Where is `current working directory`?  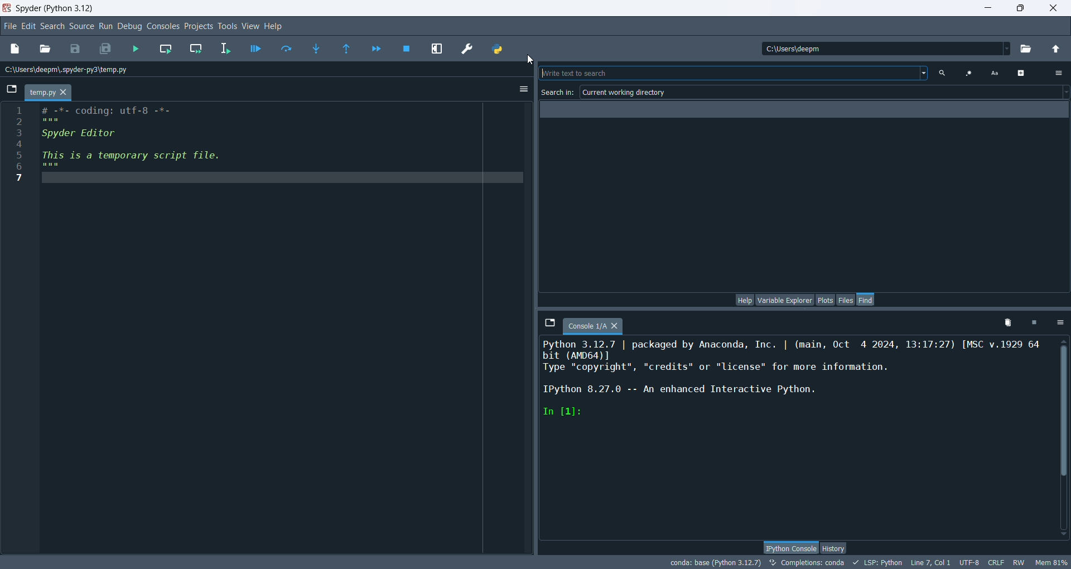
current working directory is located at coordinates (824, 92).